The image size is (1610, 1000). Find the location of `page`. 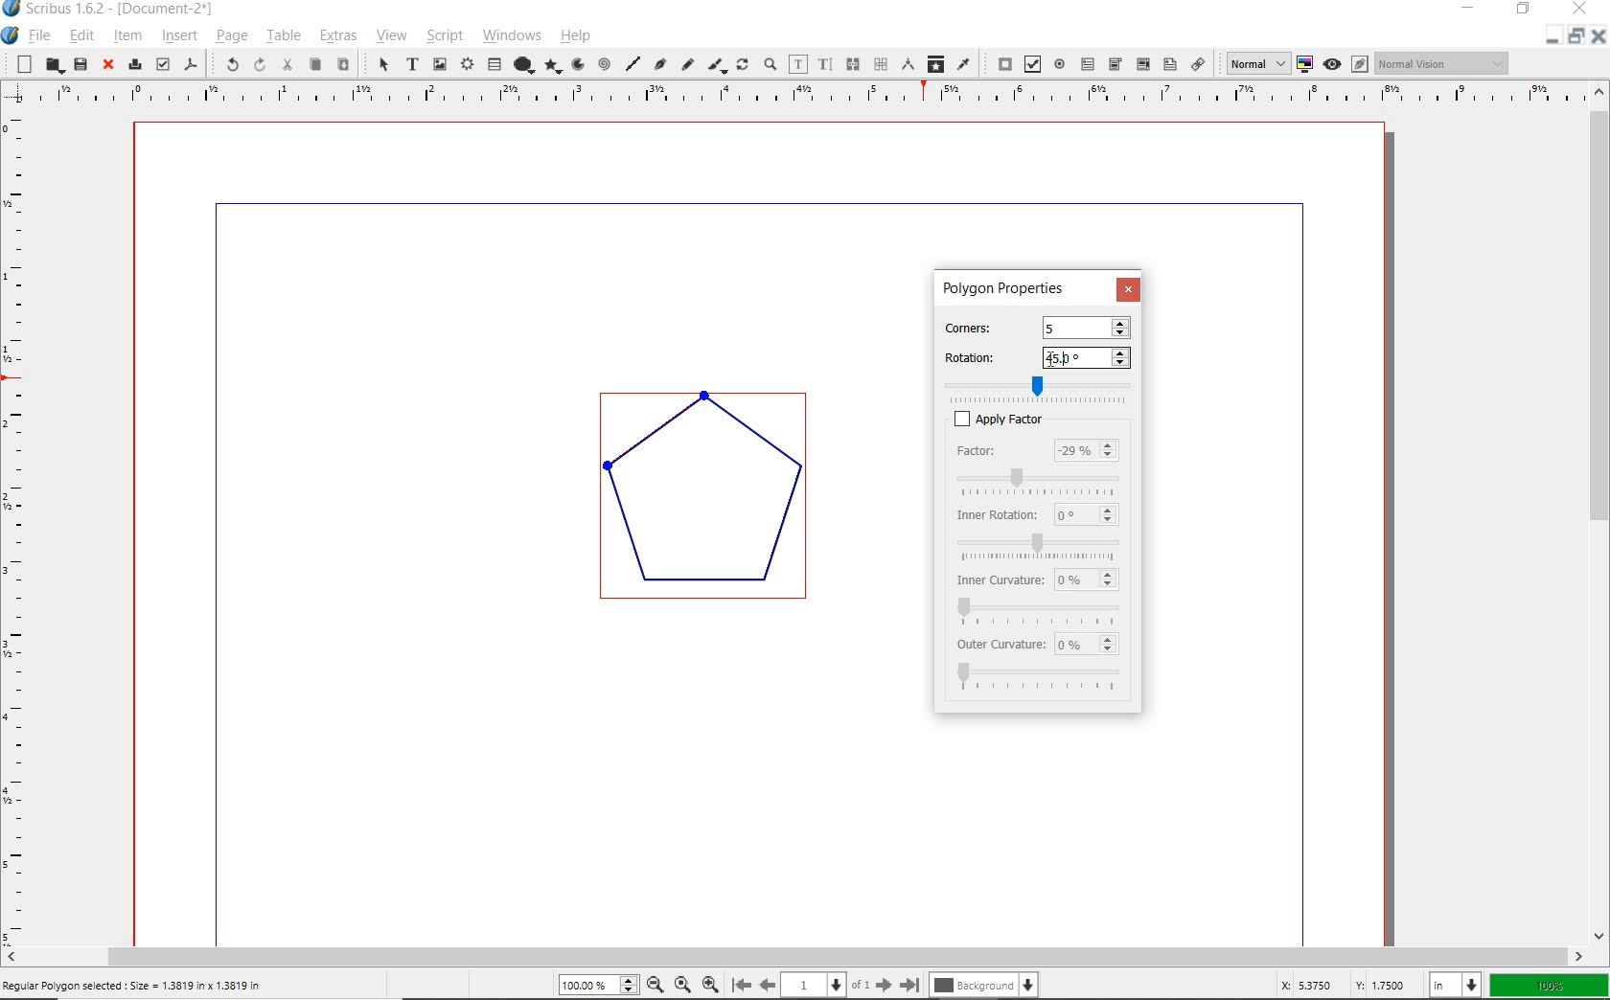

page is located at coordinates (231, 36).